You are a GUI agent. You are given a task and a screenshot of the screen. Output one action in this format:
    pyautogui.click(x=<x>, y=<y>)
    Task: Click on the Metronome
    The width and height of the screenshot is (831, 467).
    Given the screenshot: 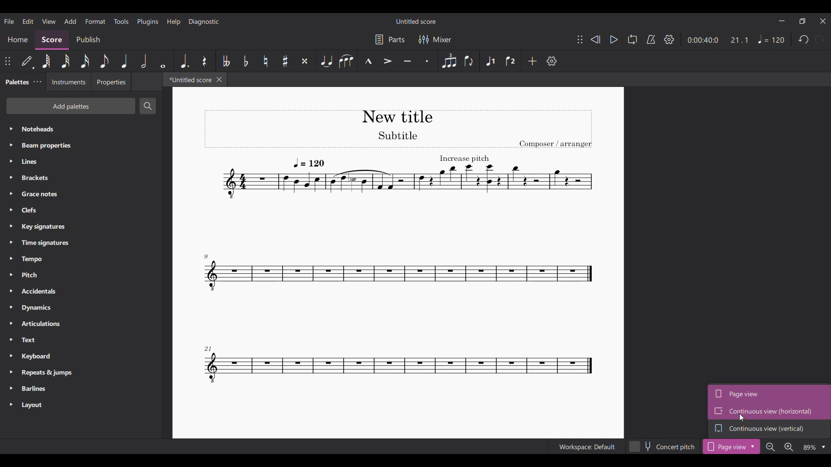 What is the action you would take?
    pyautogui.click(x=651, y=39)
    